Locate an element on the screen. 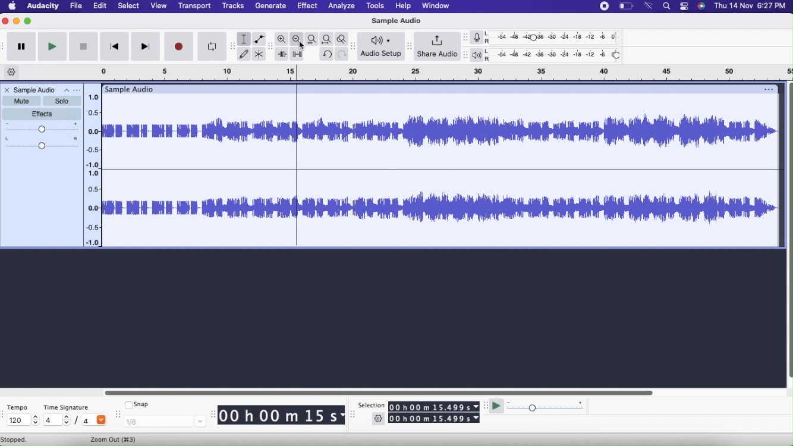  Sample Audio is located at coordinates (36, 90).